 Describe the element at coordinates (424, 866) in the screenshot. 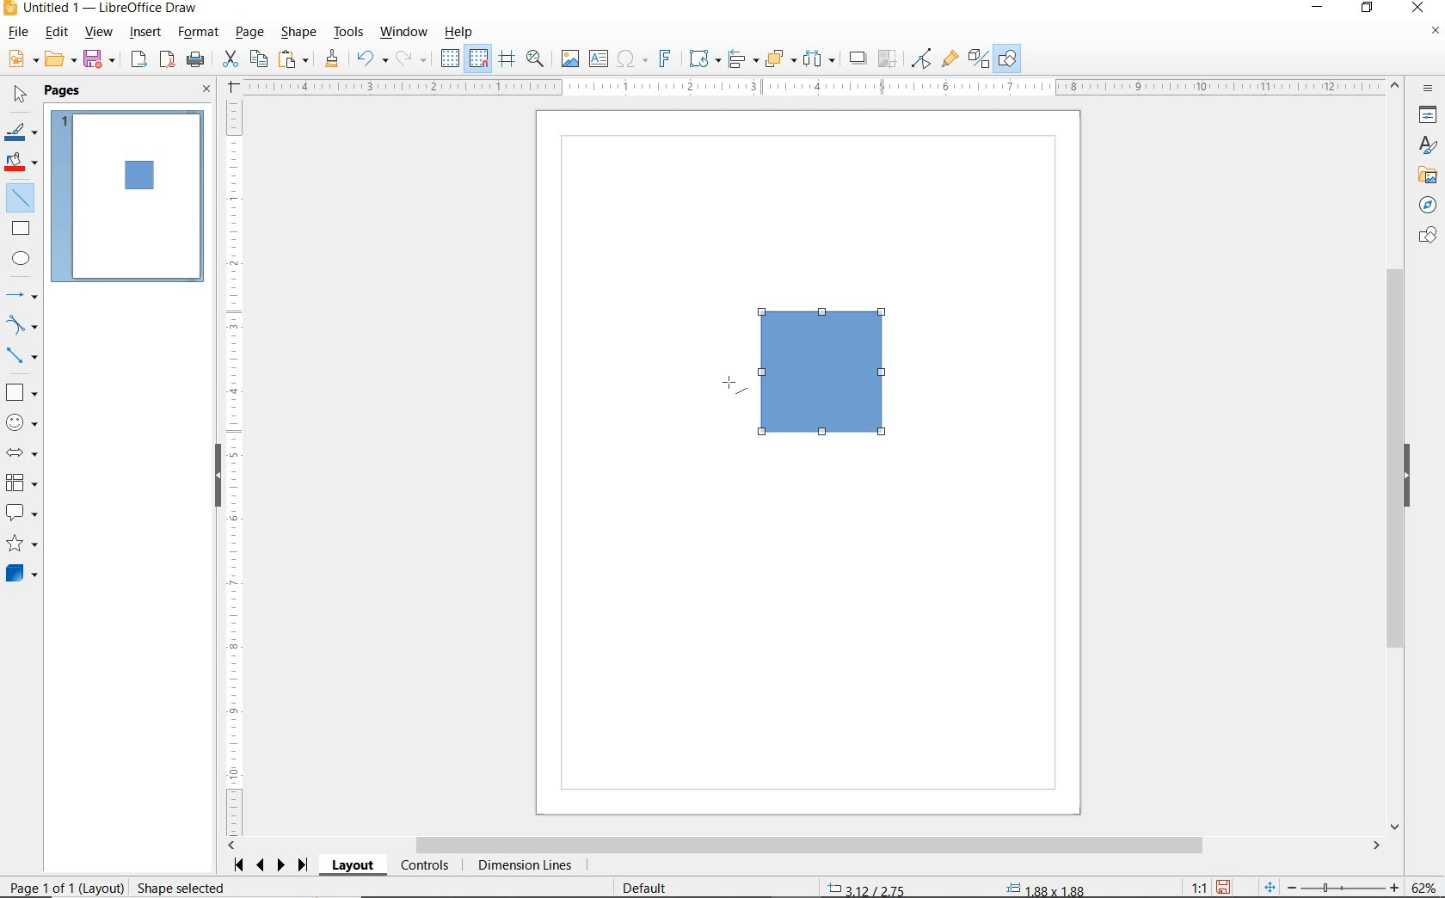

I see `CONTROLS` at that location.